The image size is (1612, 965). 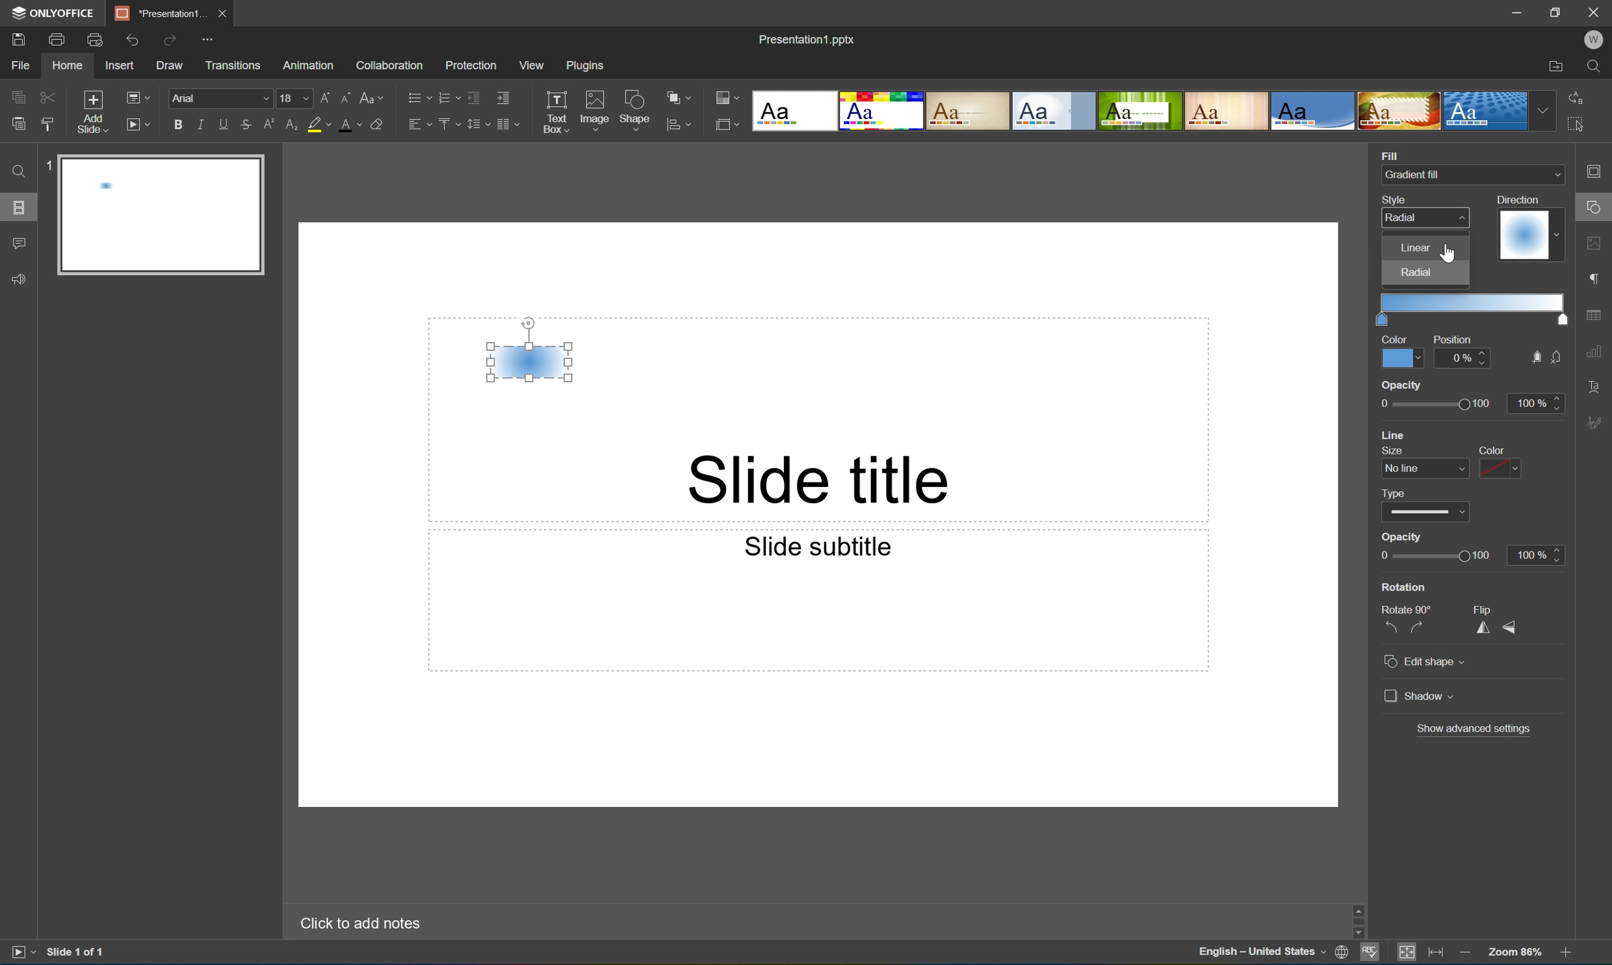 What do you see at coordinates (1403, 385) in the screenshot?
I see `opacity` at bounding box center [1403, 385].